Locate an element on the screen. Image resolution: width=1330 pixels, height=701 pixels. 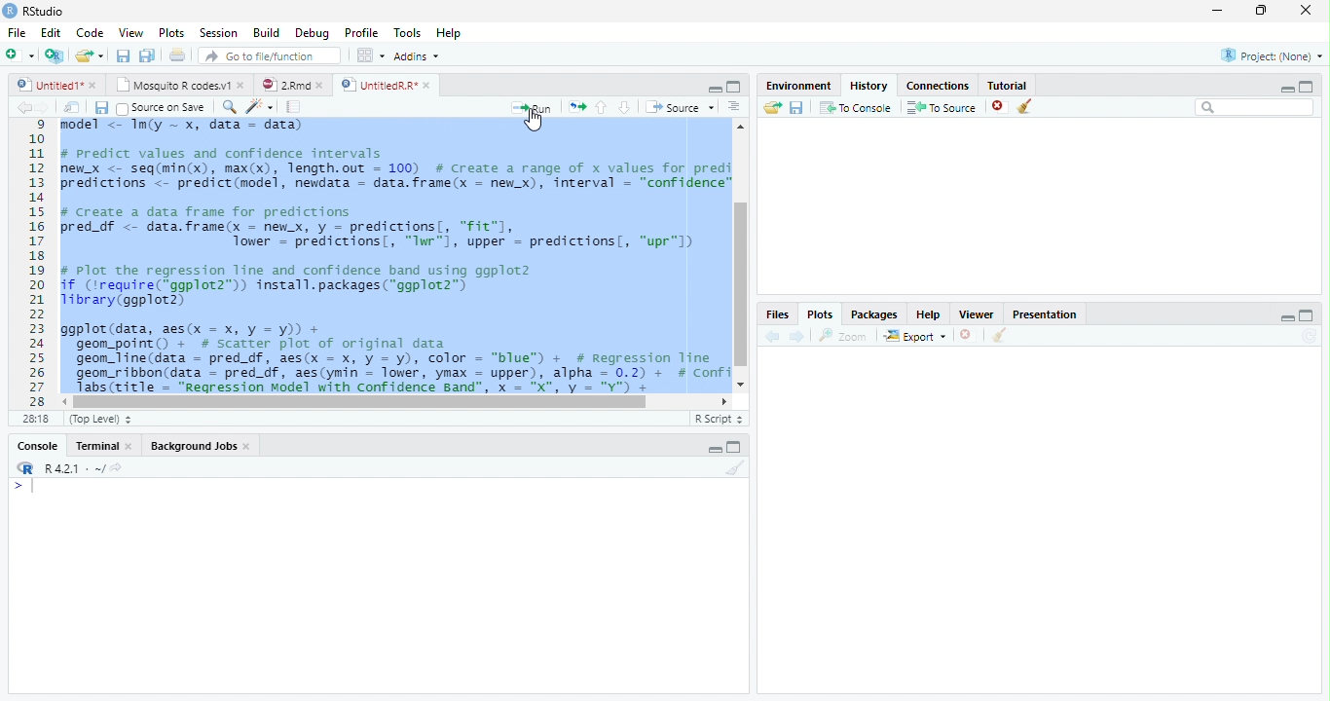
Pages is located at coordinates (297, 108).